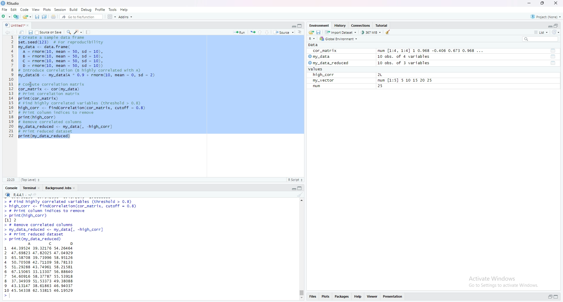 The image size is (563, 302). I want to click on my_data 10 obs. of 4 variables, so click(369, 57).